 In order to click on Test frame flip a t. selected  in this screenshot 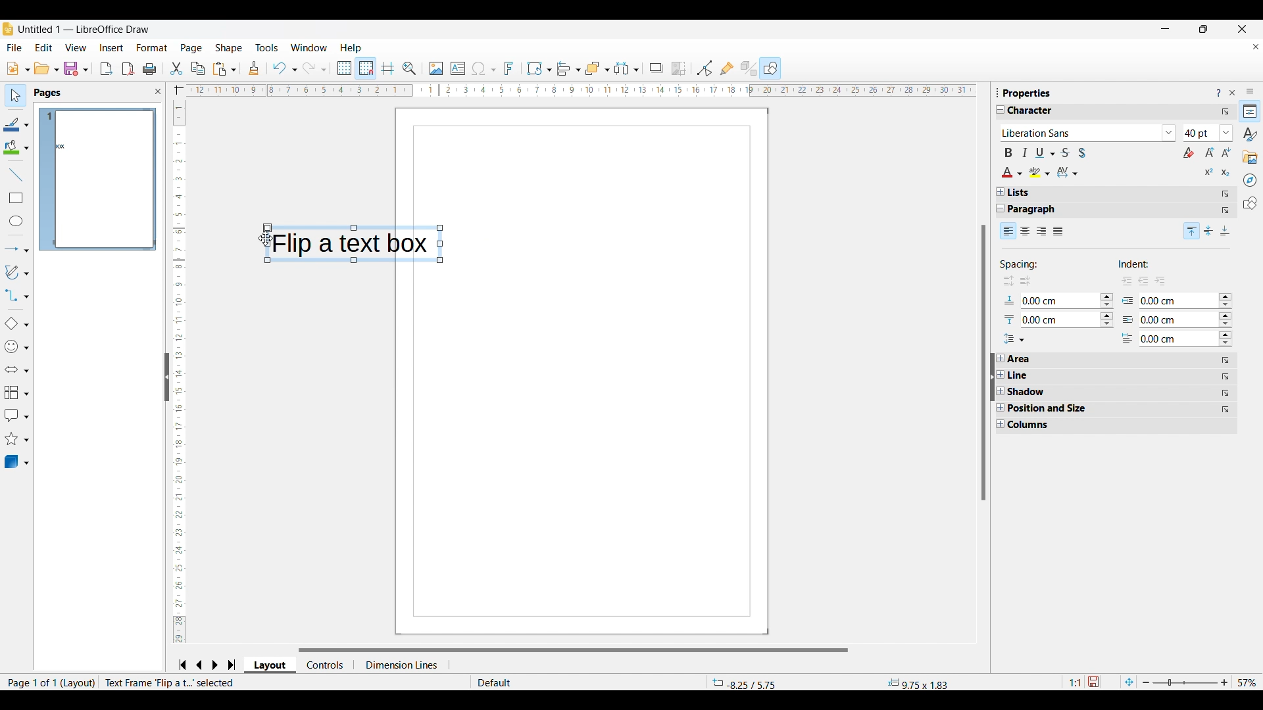, I will do `click(170, 682)`.